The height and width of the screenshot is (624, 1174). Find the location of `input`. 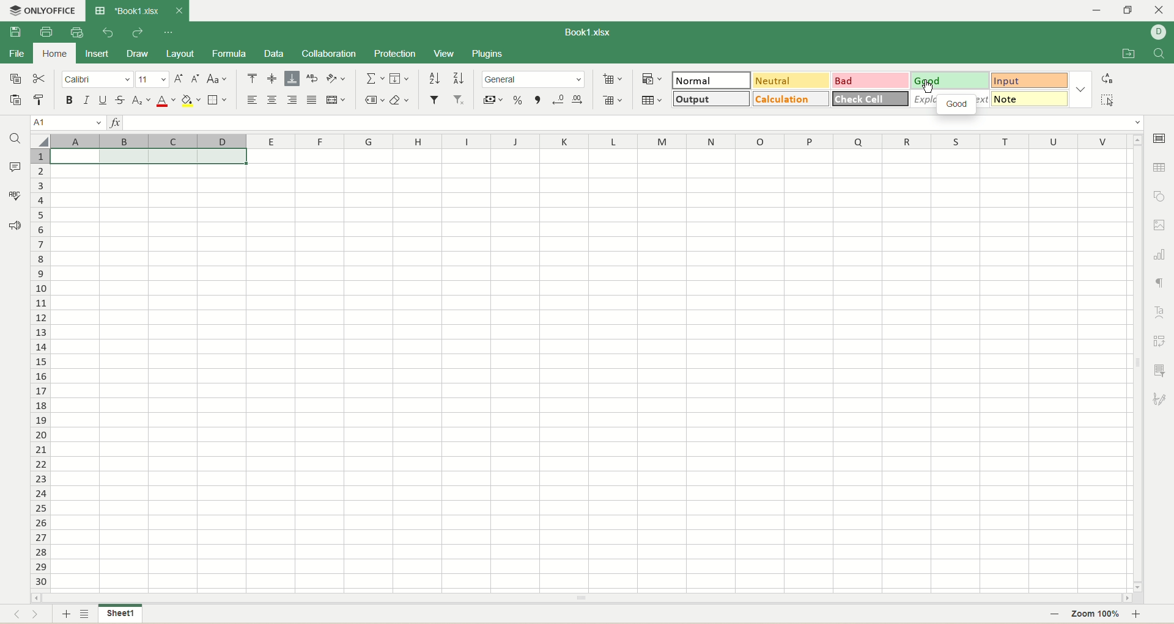

input is located at coordinates (1030, 81).